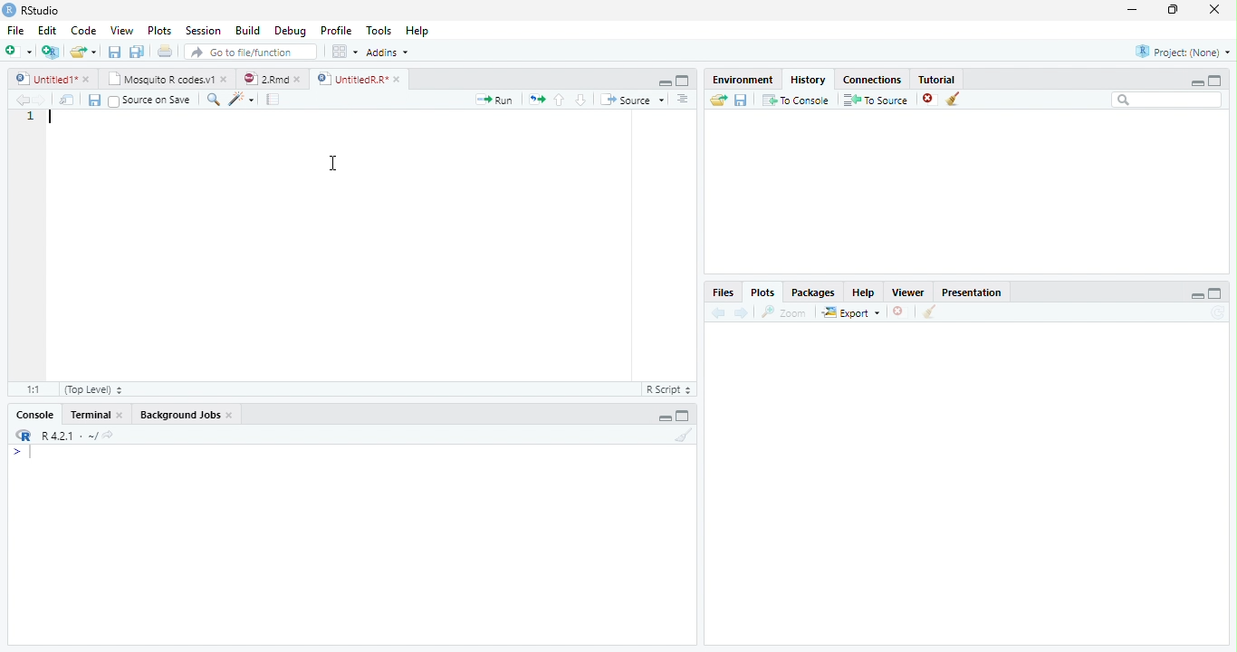 The height and width of the screenshot is (652, 1237). I want to click on compile report, so click(273, 101).